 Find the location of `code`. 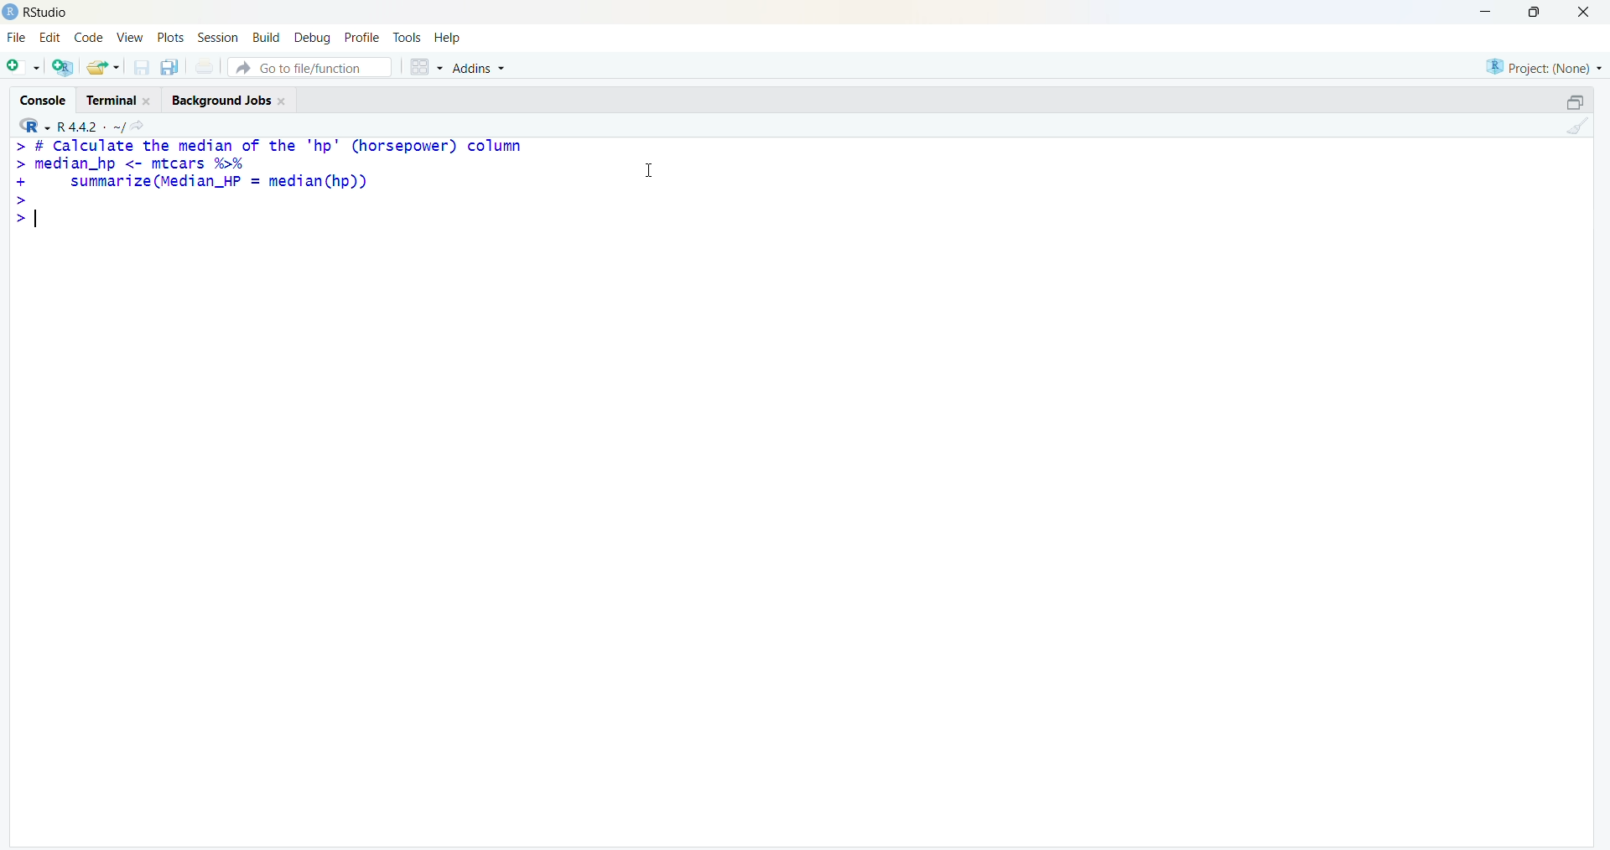

code is located at coordinates (88, 37).